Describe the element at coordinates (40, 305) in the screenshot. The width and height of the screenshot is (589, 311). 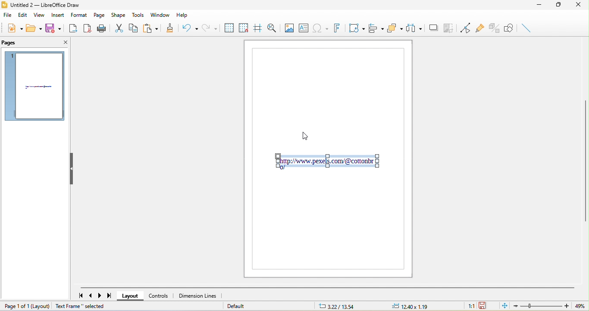
I see `layout` at that location.